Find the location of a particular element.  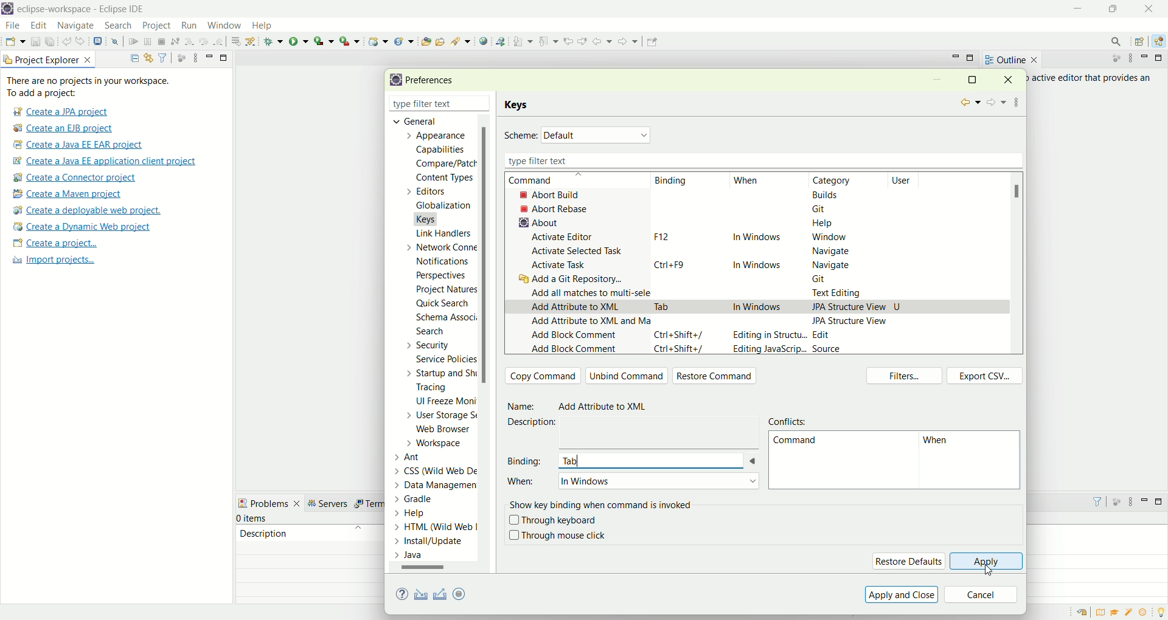

Pin editor is located at coordinates (650, 43).